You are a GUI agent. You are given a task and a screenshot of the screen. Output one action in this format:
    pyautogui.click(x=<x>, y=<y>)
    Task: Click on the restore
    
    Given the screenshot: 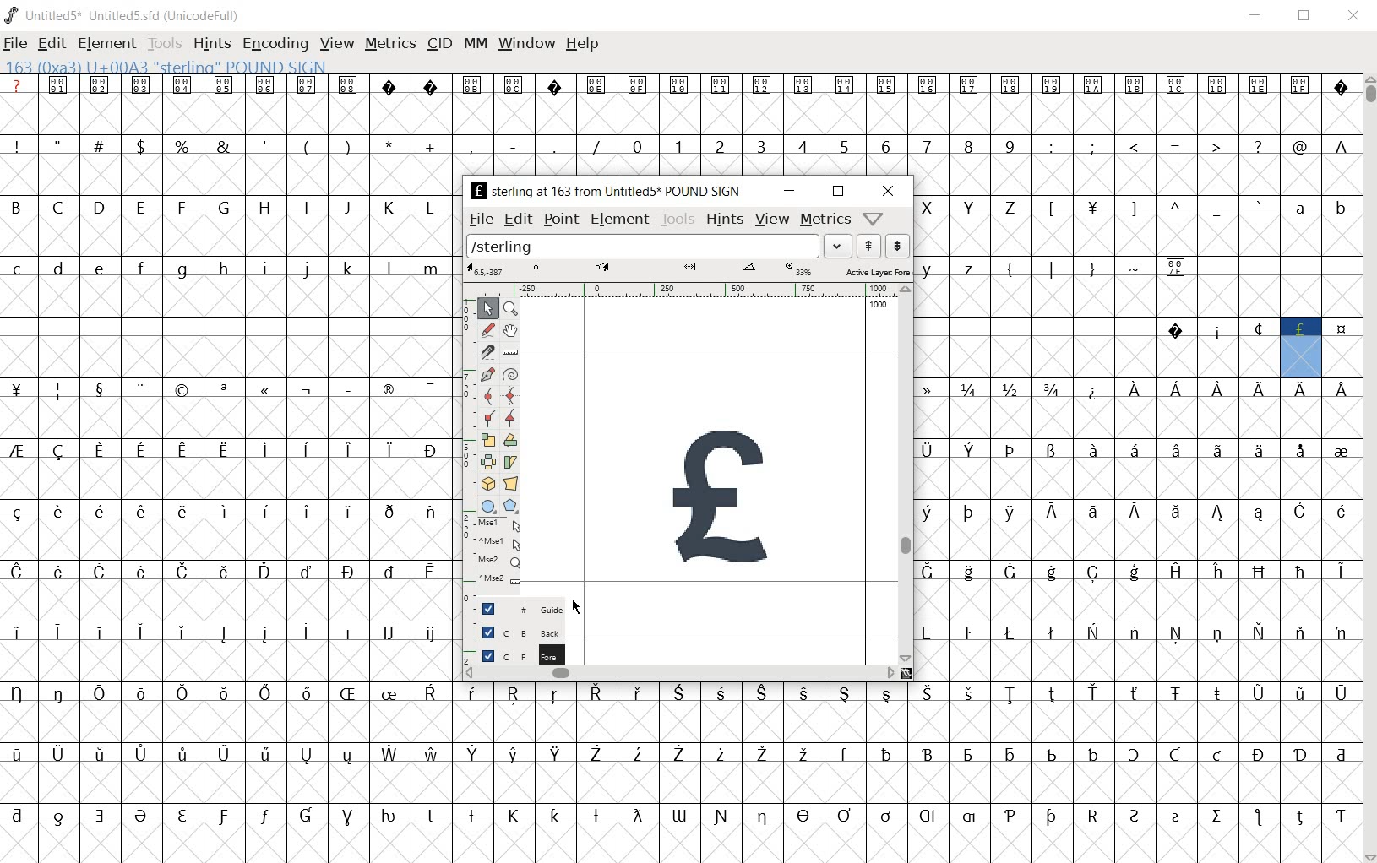 What is the action you would take?
    pyautogui.click(x=838, y=192)
    